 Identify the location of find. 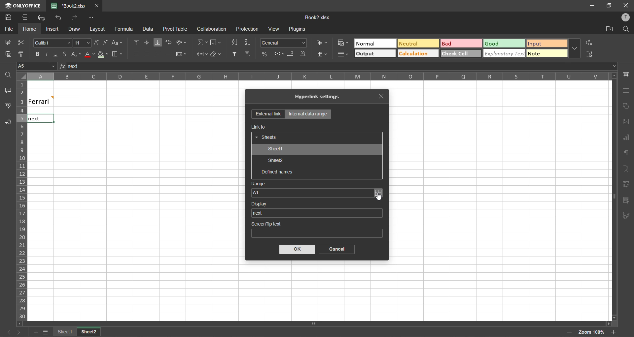
(626, 29).